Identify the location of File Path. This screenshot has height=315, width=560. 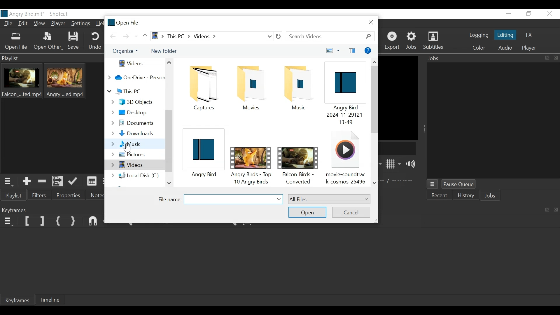
(213, 36).